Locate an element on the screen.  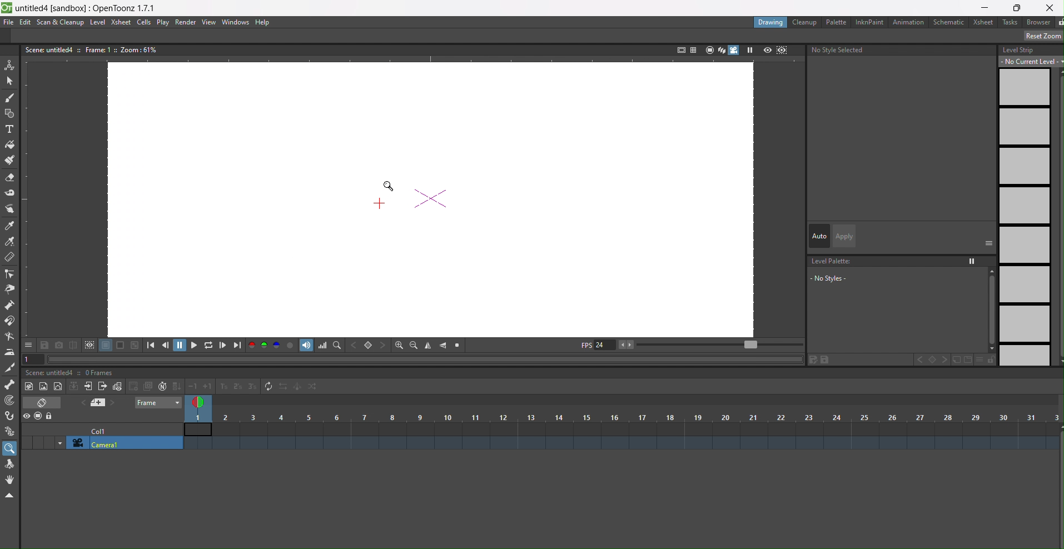
playback options is located at coordinates (195, 345).